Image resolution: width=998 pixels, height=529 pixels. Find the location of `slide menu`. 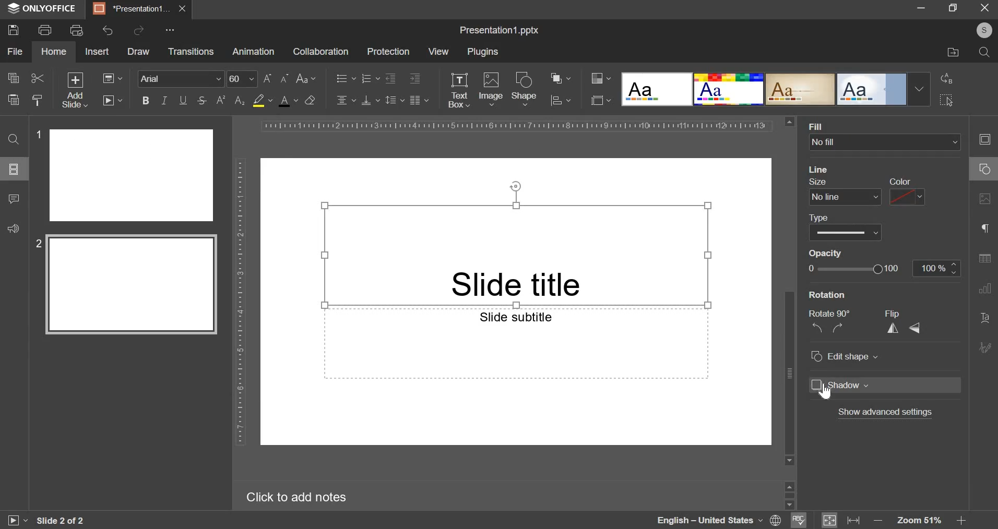

slide menu is located at coordinates (13, 169).